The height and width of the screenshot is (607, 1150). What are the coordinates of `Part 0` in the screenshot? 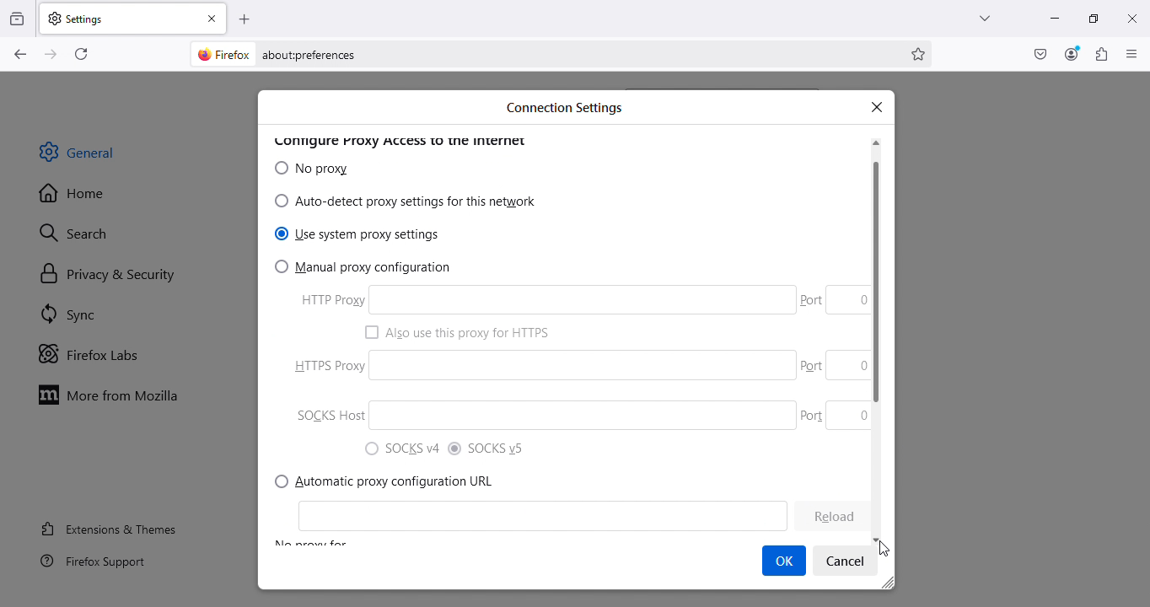 It's located at (827, 364).